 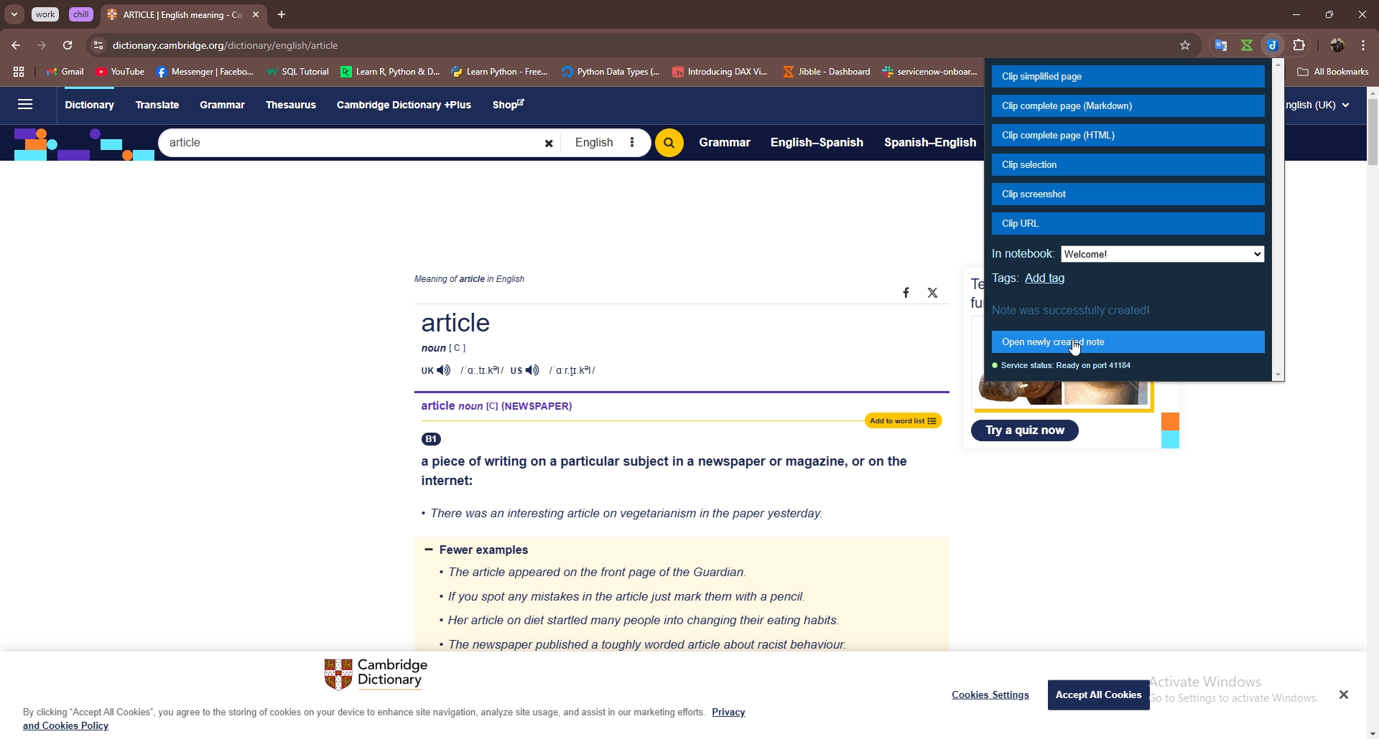 What do you see at coordinates (1370, 734) in the screenshot?
I see `scroll down` at bounding box center [1370, 734].